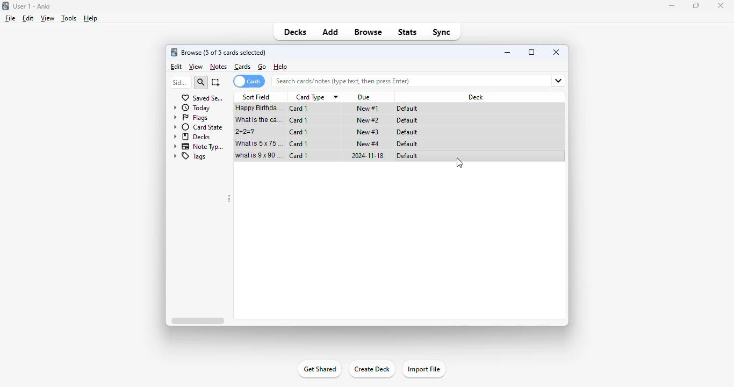  Describe the element at coordinates (242, 67) in the screenshot. I see `cards` at that location.